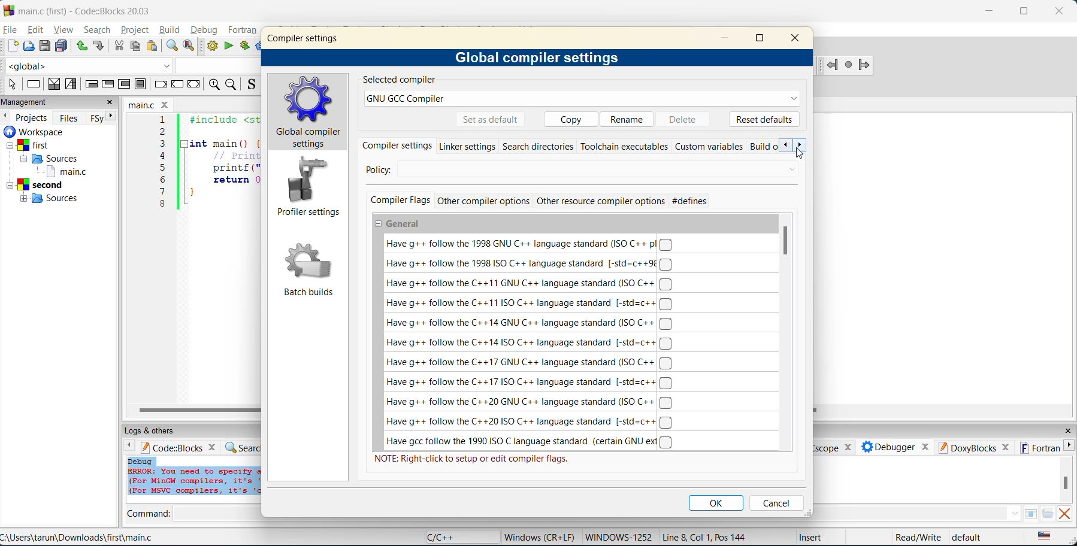 The width and height of the screenshot is (1077, 546). Describe the element at coordinates (529, 362) in the screenshot. I see `Have g++ follow the C++17 GNU C++ language standard (ISO C++` at that location.